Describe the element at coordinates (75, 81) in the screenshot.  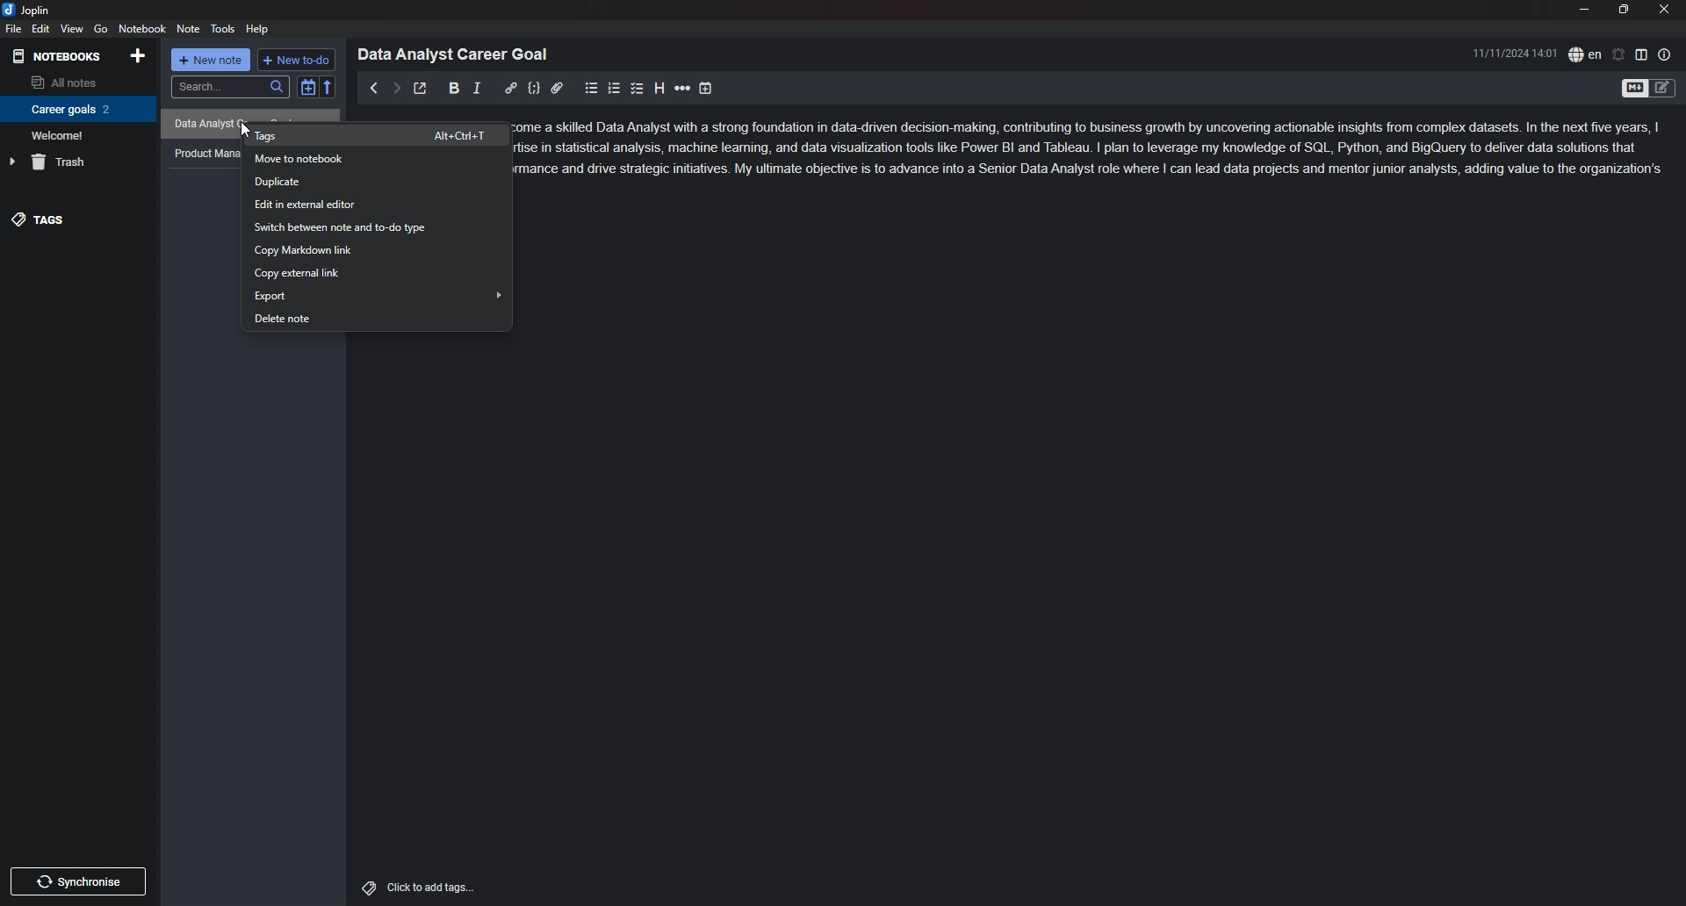
I see `all notes` at that location.